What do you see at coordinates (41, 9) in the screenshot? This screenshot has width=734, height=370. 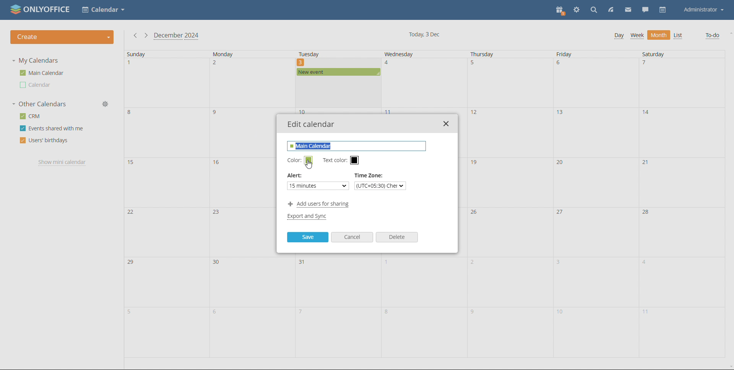 I see `logo` at bounding box center [41, 9].